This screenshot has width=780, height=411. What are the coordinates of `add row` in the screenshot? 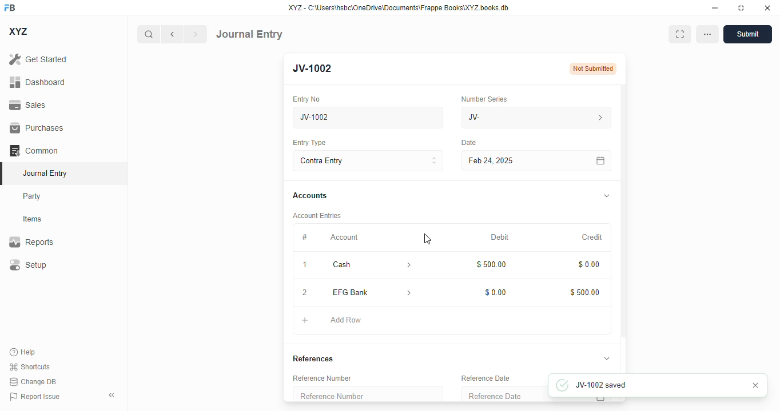 It's located at (346, 320).